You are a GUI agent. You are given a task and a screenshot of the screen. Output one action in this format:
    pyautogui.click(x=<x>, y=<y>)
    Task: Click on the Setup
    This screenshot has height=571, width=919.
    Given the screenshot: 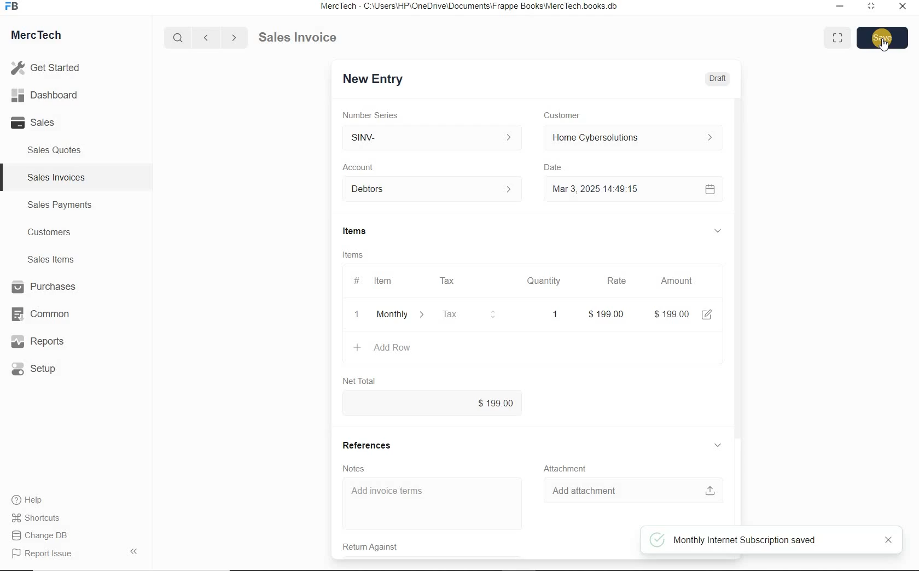 What is the action you would take?
    pyautogui.click(x=46, y=369)
    